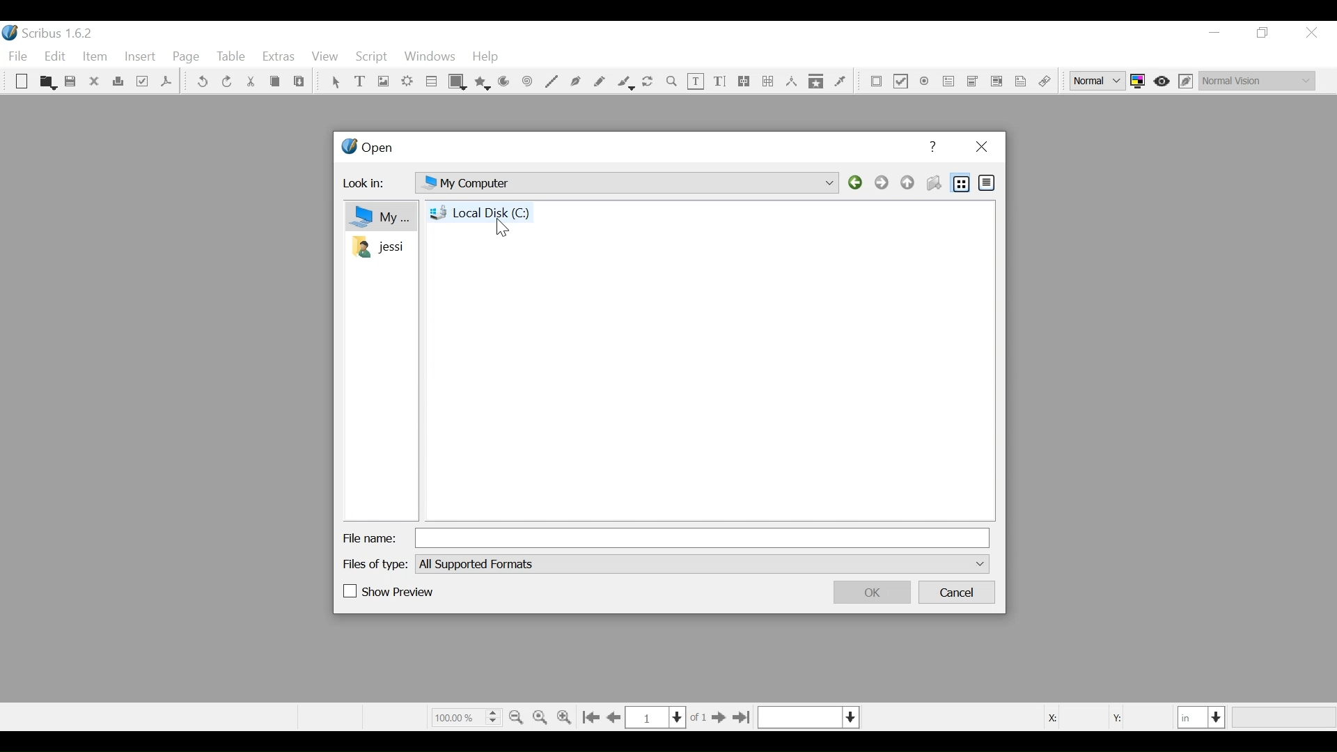  I want to click on Save as PDF, so click(166, 84).